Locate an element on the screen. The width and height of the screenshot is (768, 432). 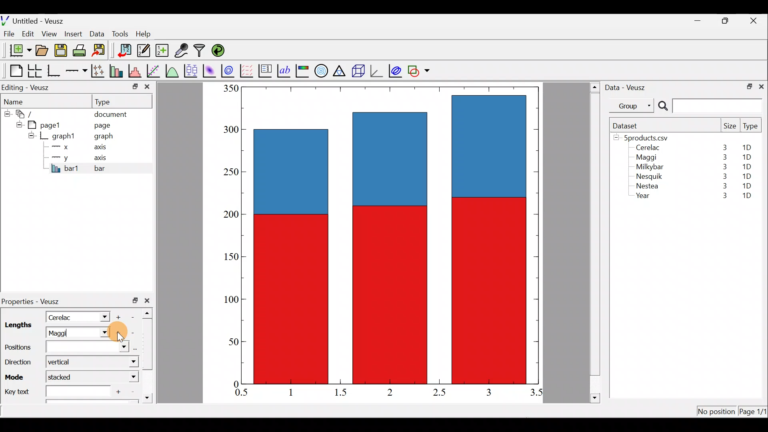
Print the document is located at coordinates (82, 50).